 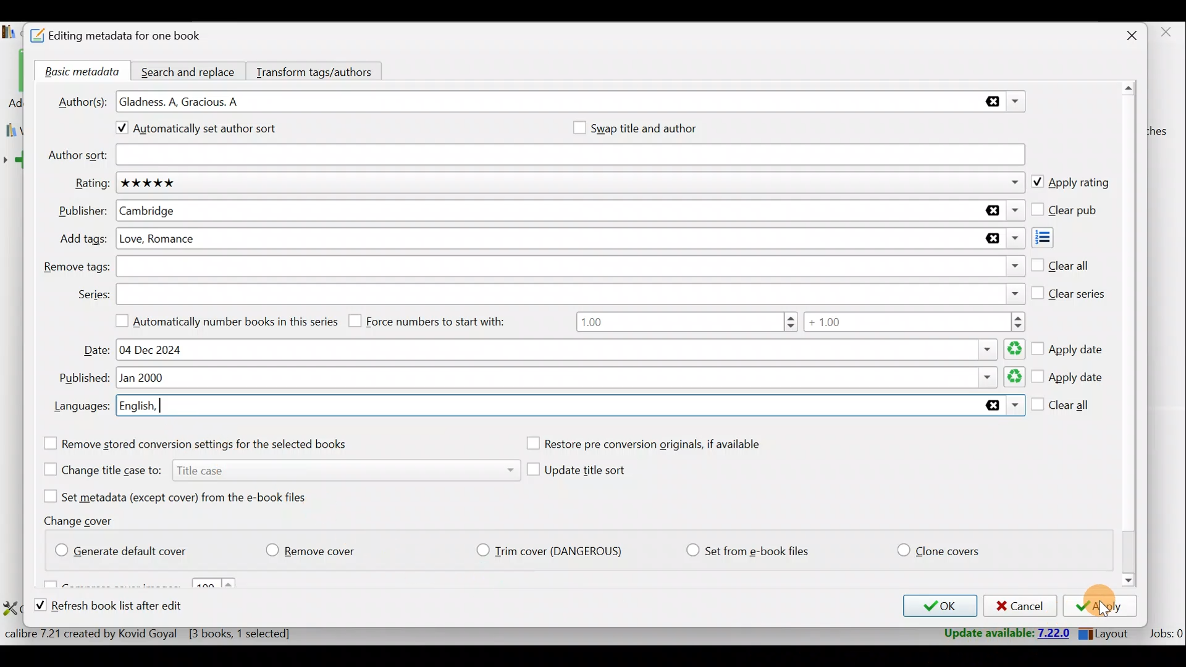 What do you see at coordinates (571, 293) in the screenshot?
I see `Series` at bounding box center [571, 293].